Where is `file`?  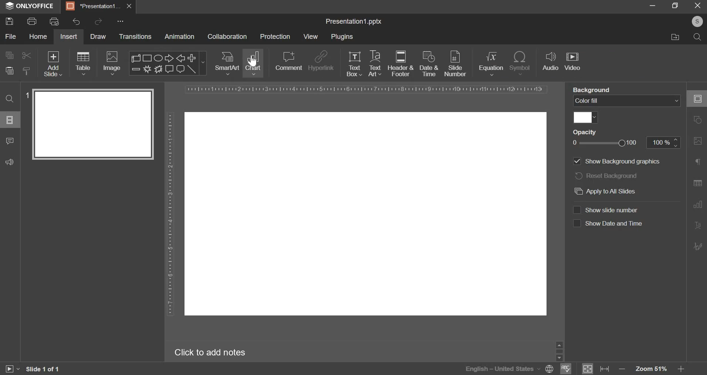
file is located at coordinates (10, 37).